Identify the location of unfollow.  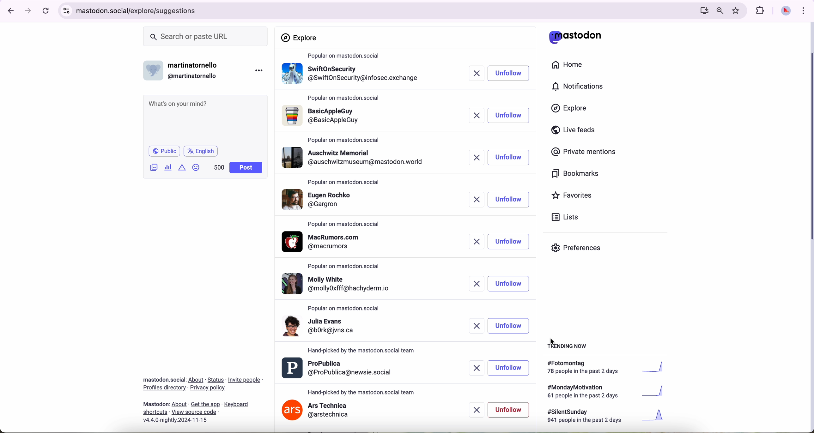
(510, 284).